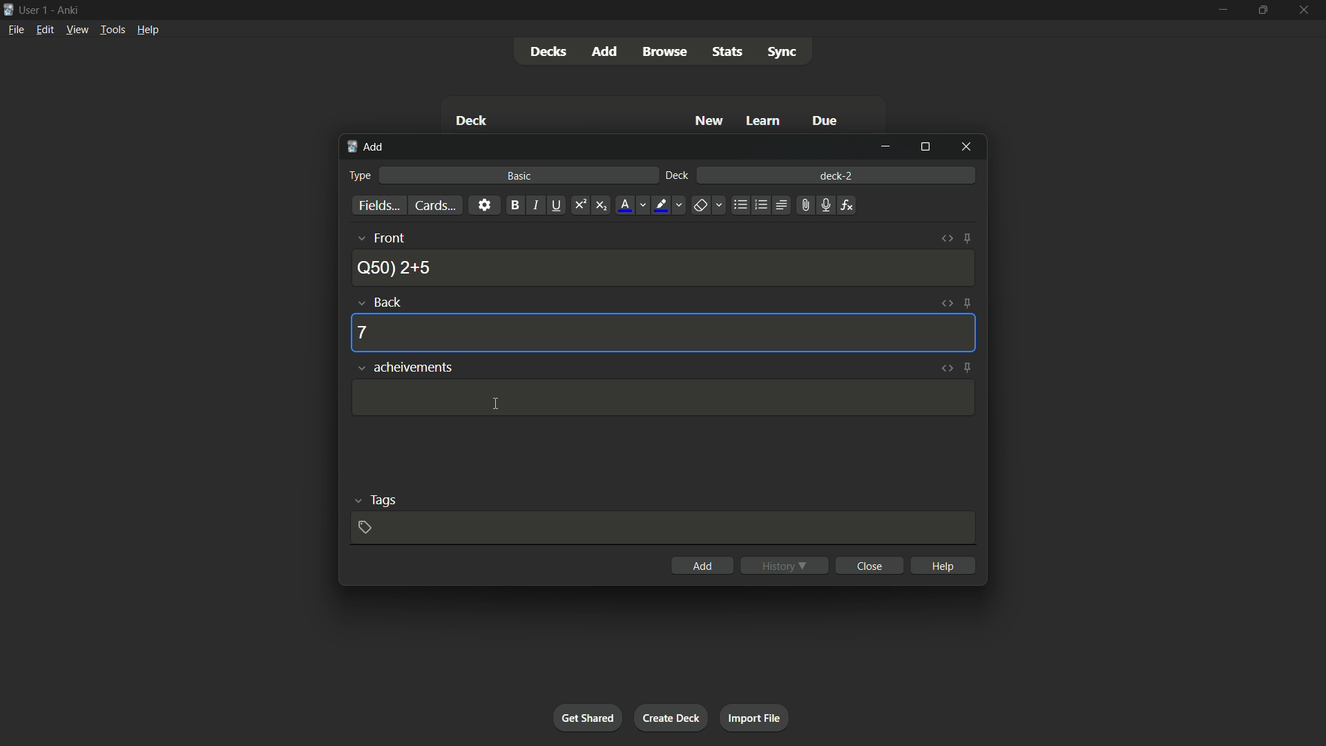 The image size is (1326, 746). I want to click on type, so click(360, 176).